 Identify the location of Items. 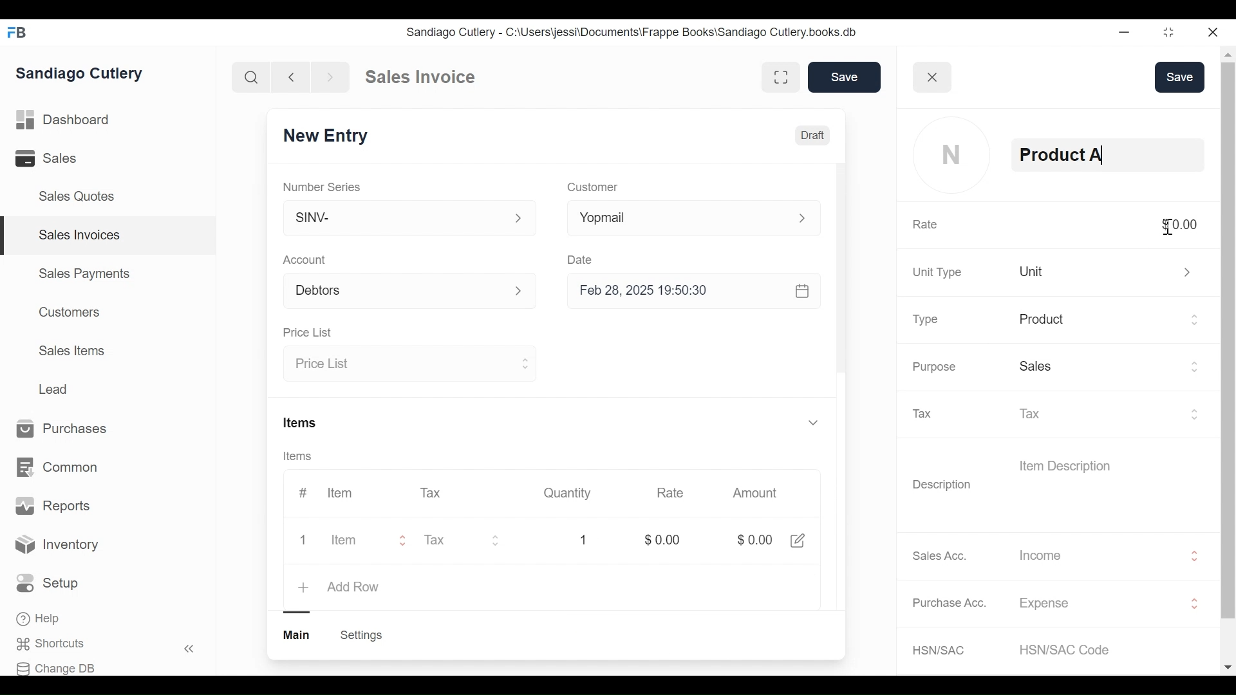
(298, 455).